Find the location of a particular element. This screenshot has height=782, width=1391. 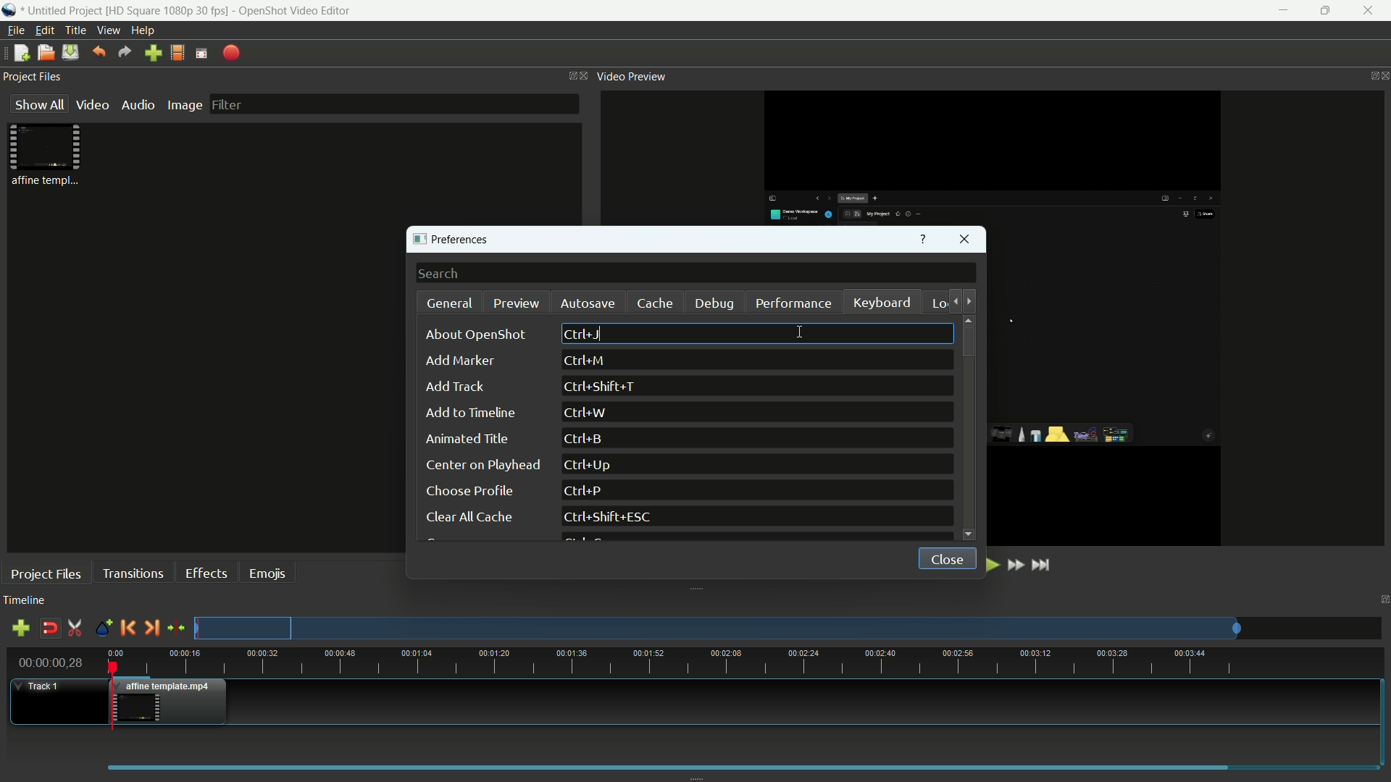

project files is located at coordinates (34, 77).